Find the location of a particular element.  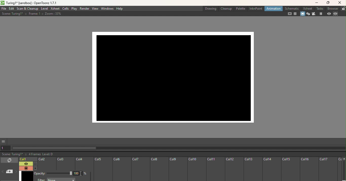

GUI show/hide is located at coordinates (4, 142).